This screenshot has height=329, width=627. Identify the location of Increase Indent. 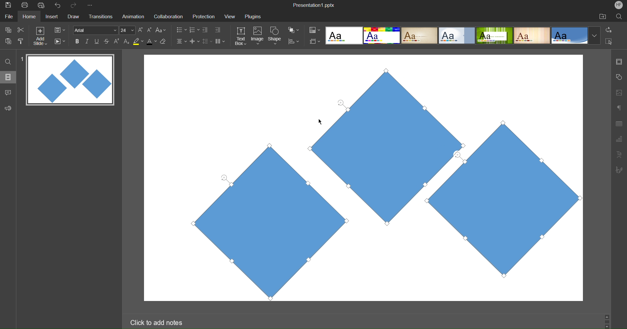
(218, 29).